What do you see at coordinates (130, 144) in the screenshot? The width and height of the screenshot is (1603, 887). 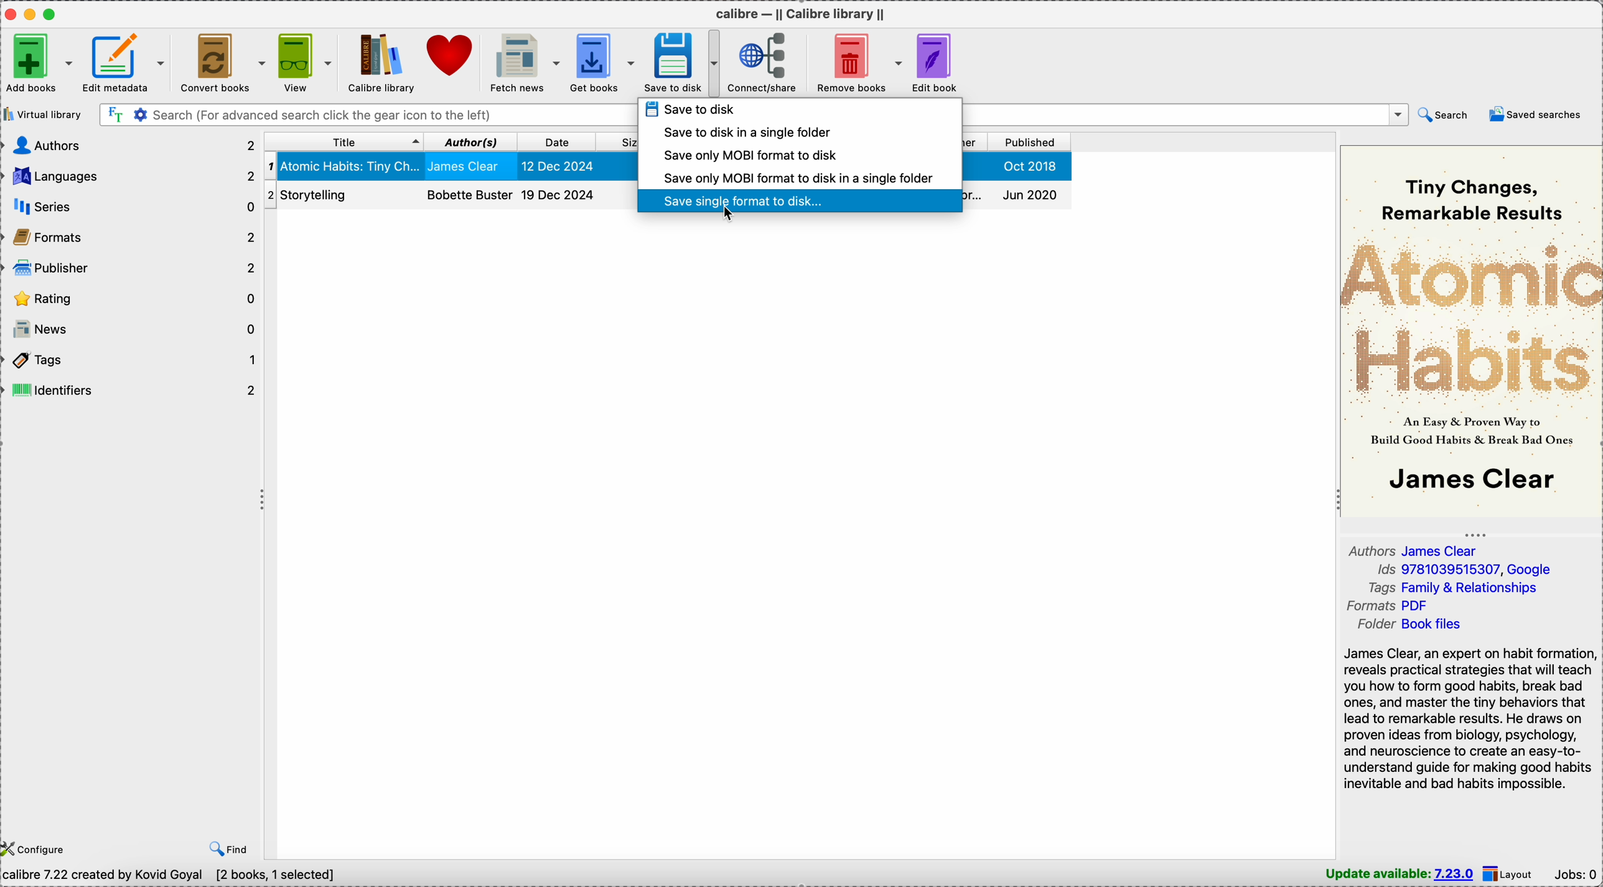 I see `authors` at bounding box center [130, 144].